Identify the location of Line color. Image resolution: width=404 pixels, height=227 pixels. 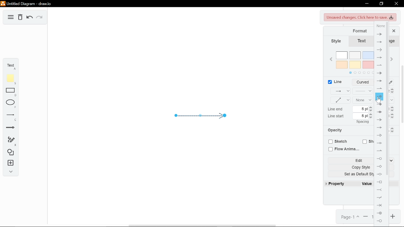
(391, 82).